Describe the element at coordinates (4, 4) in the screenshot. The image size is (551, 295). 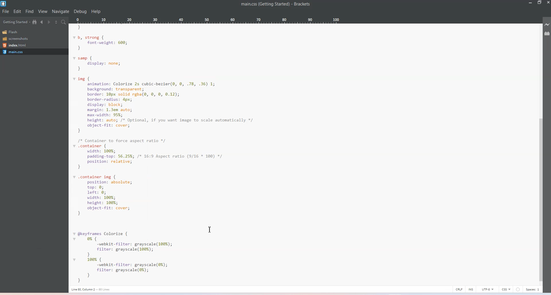
I see `Logo` at that location.